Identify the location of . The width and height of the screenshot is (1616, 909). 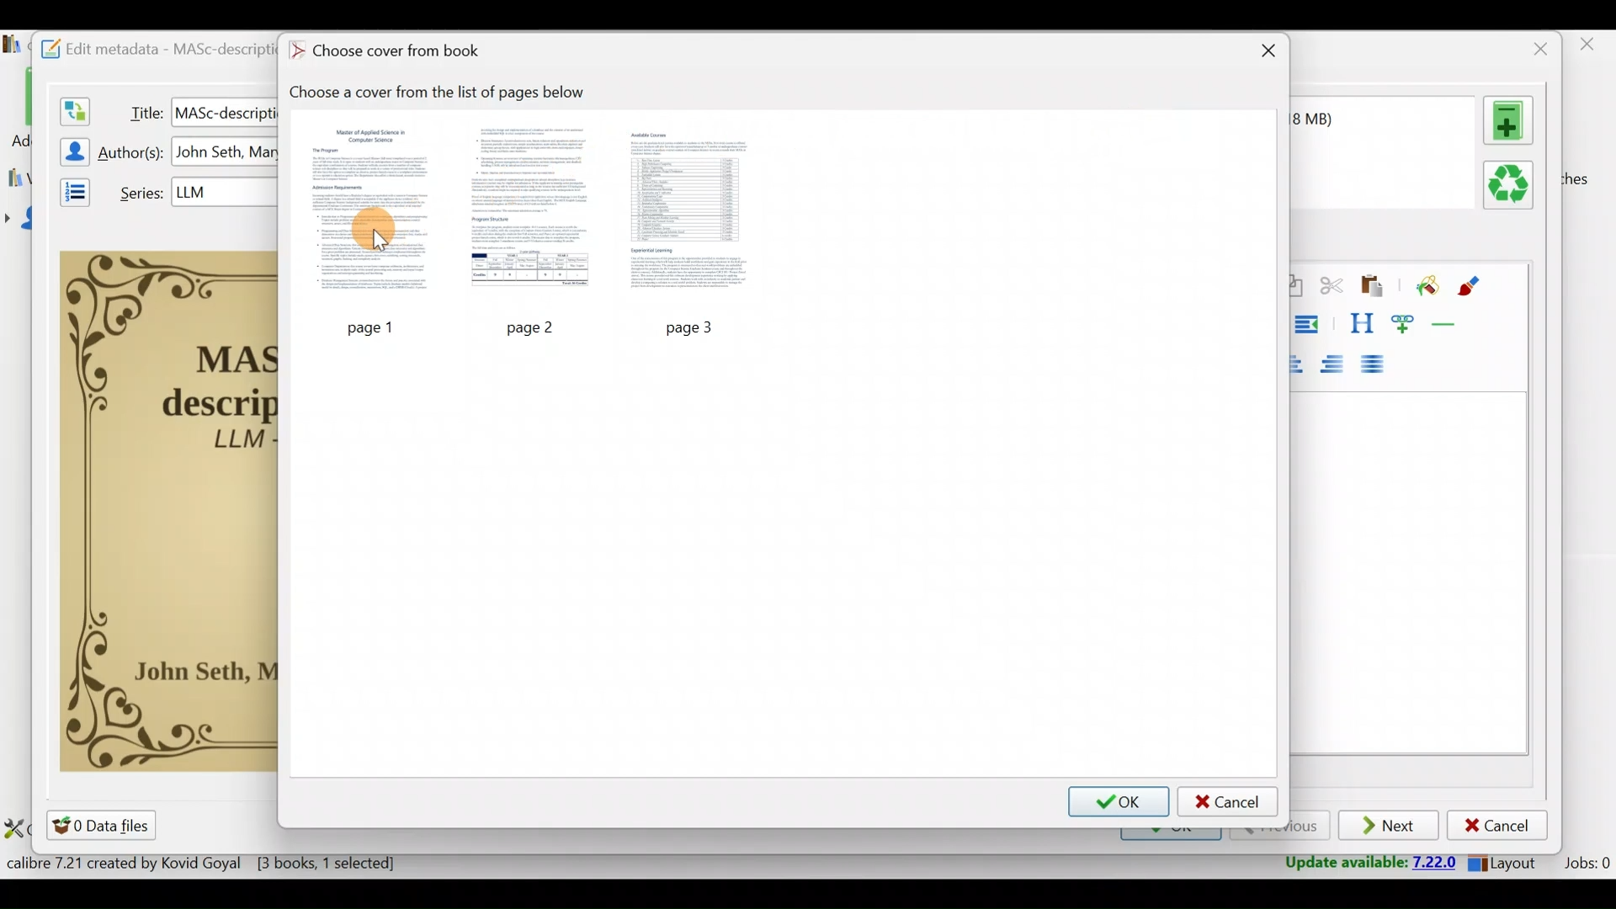
(224, 111).